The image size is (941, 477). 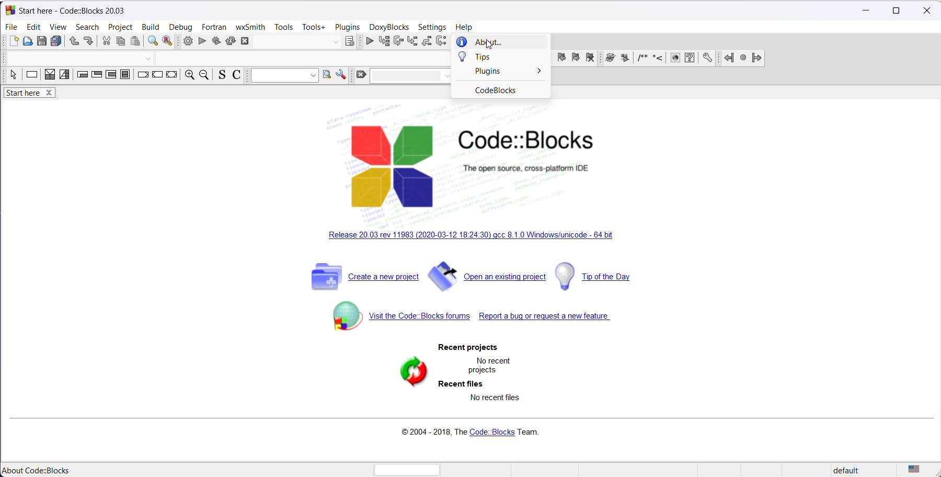 I want to click on codeBlocks, so click(x=502, y=92).